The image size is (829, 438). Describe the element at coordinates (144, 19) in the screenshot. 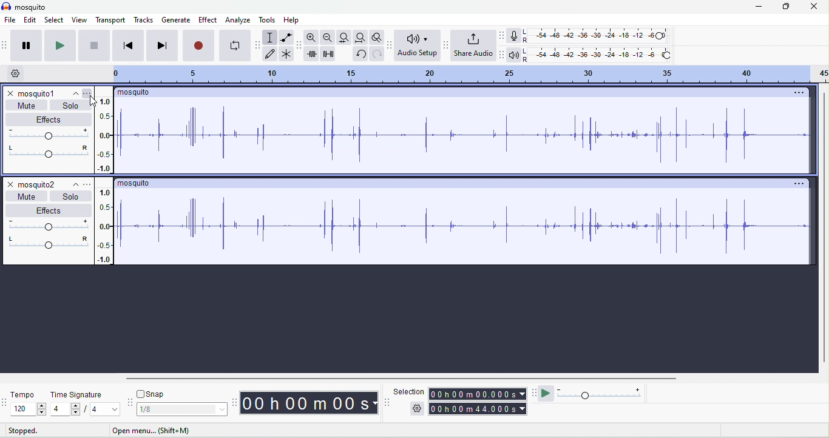

I see `tracks` at that location.